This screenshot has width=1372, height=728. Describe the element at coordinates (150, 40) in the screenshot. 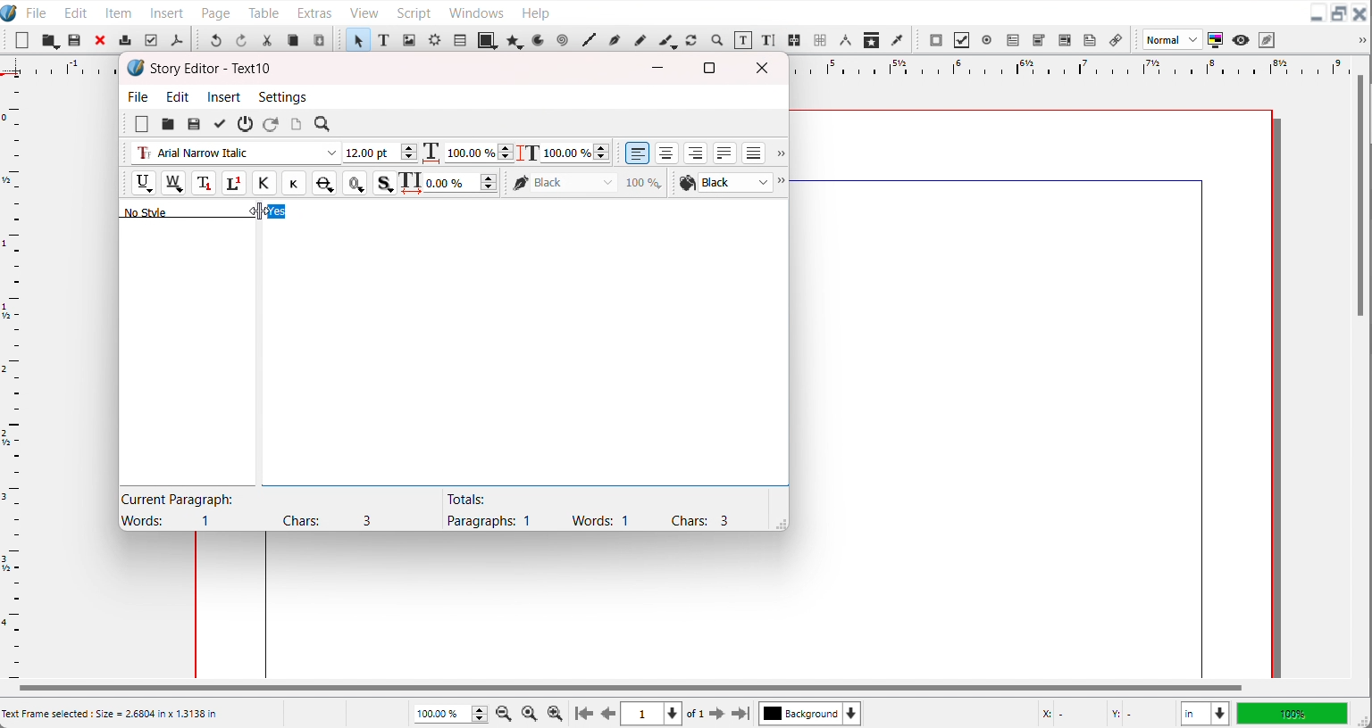

I see `Preflight verifier` at that location.